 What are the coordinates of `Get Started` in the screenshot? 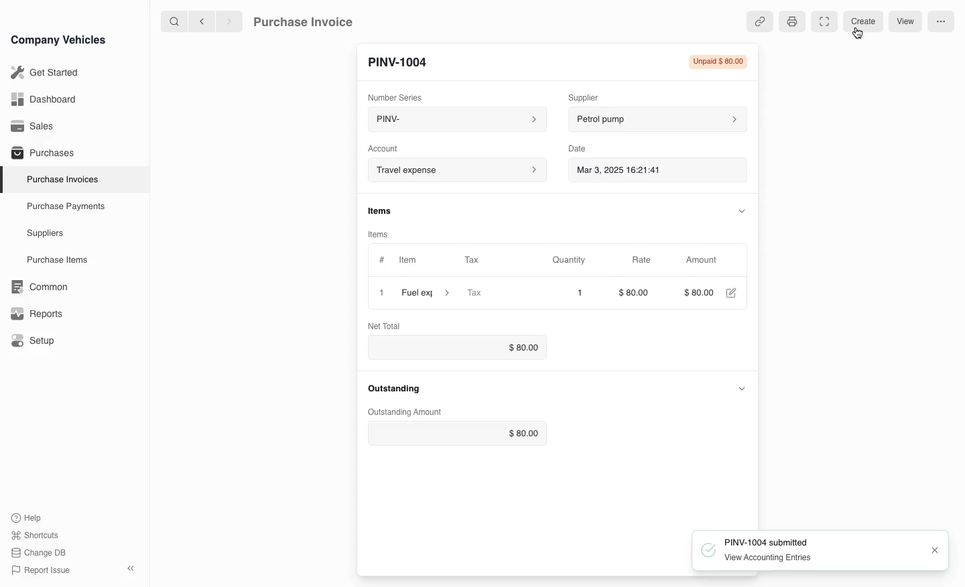 It's located at (42, 72).